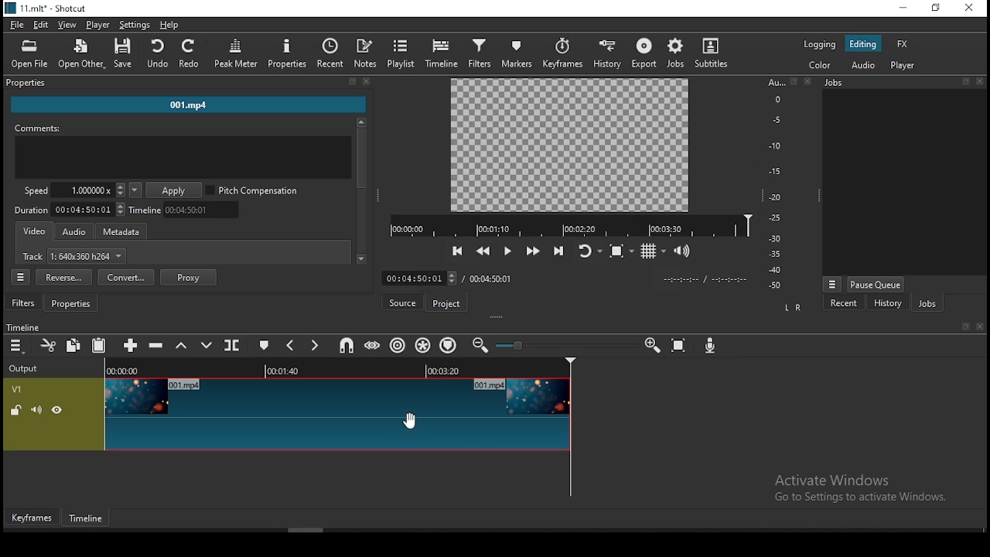  What do you see at coordinates (135, 191) in the screenshot?
I see `playback speed presets` at bounding box center [135, 191].